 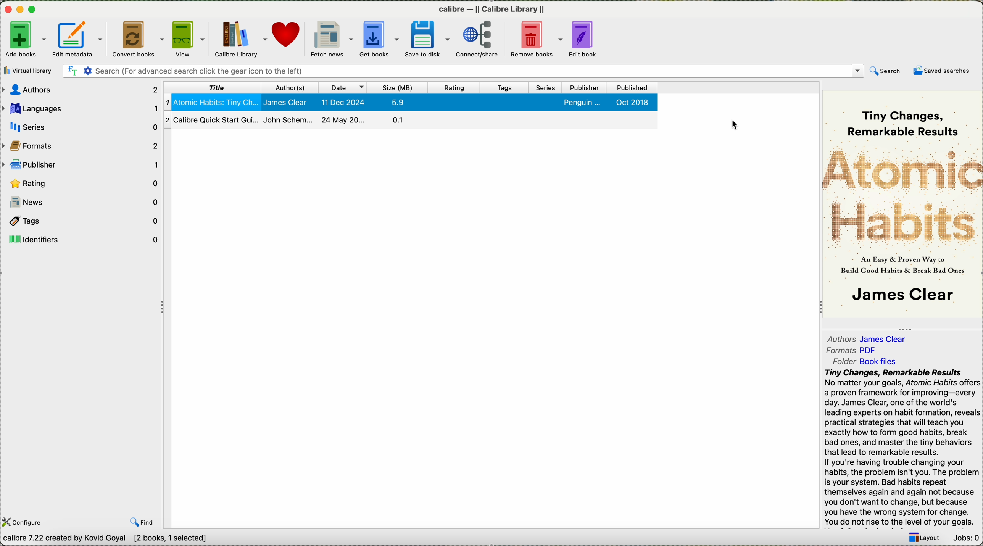 What do you see at coordinates (289, 40) in the screenshot?
I see `donate` at bounding box center [289, 40].